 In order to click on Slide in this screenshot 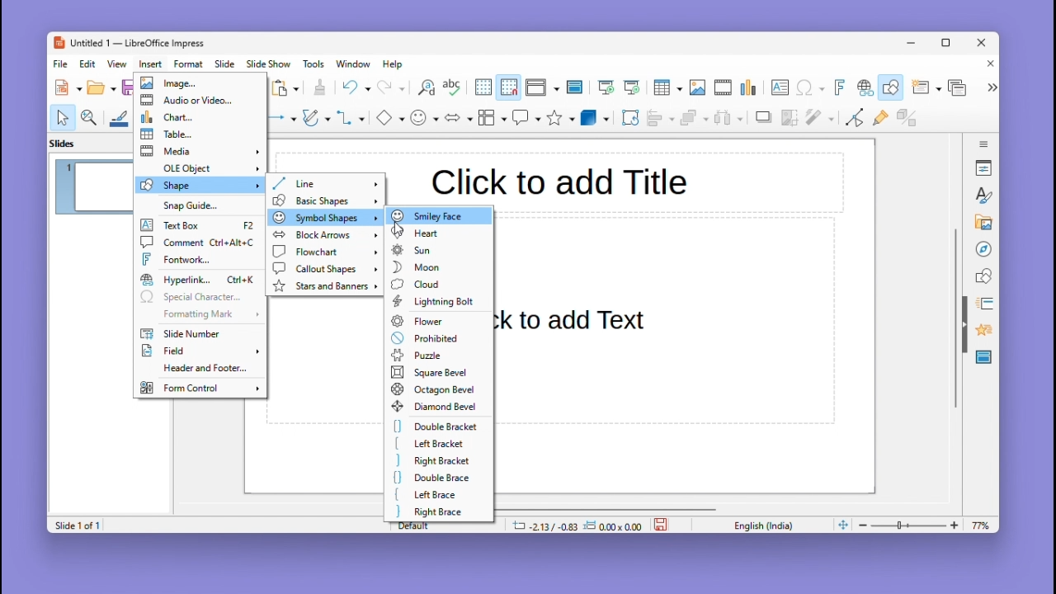, I will do `click(225, 64)`.